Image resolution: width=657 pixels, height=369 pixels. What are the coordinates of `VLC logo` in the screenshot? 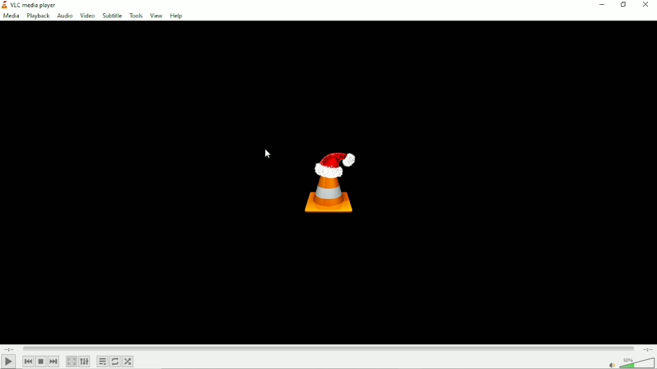 It's located at (4, 4).